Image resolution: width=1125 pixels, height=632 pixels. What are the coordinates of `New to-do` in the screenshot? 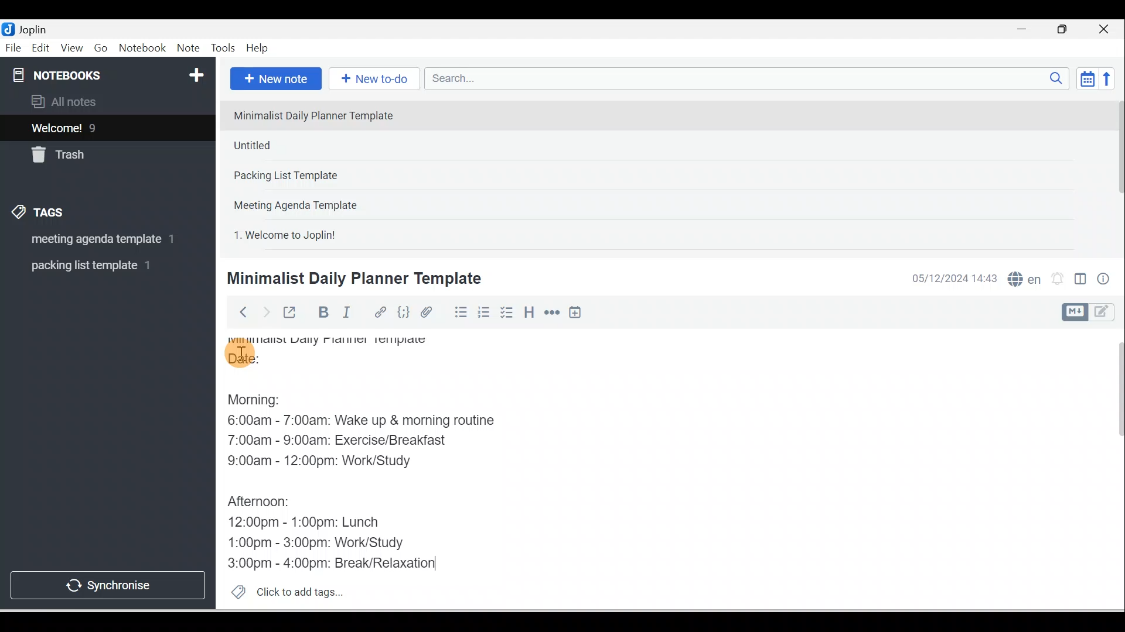 It's located at (371, 80).